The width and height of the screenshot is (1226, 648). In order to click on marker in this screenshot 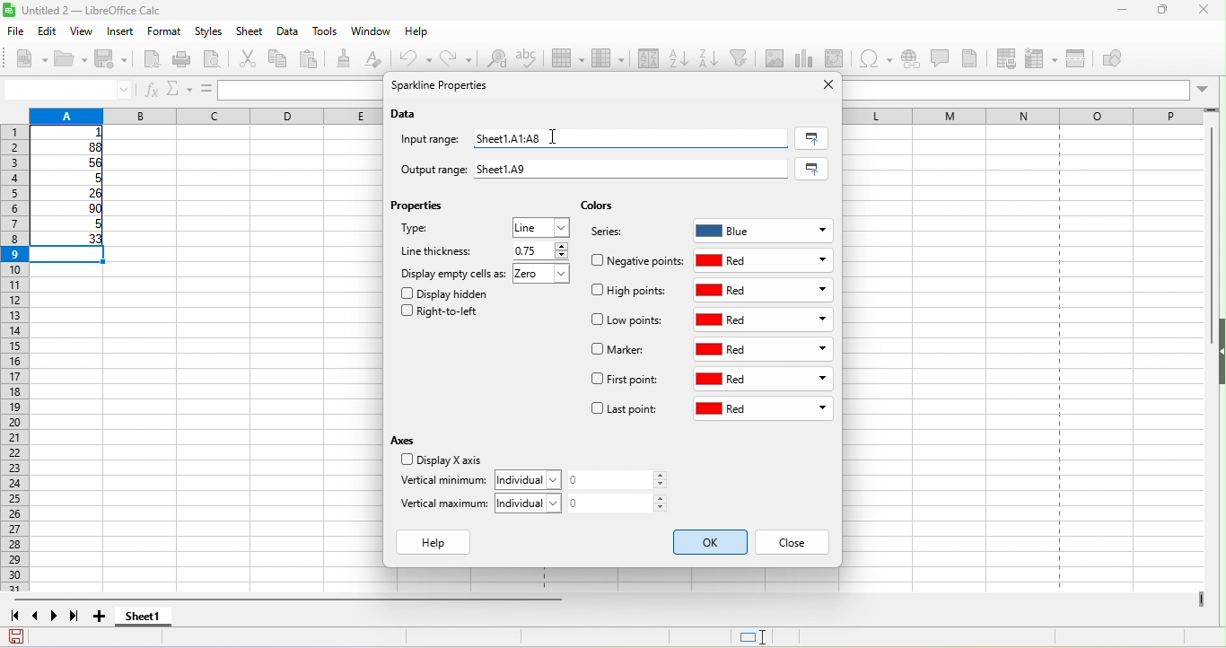, I will do `click(621, 351)`.